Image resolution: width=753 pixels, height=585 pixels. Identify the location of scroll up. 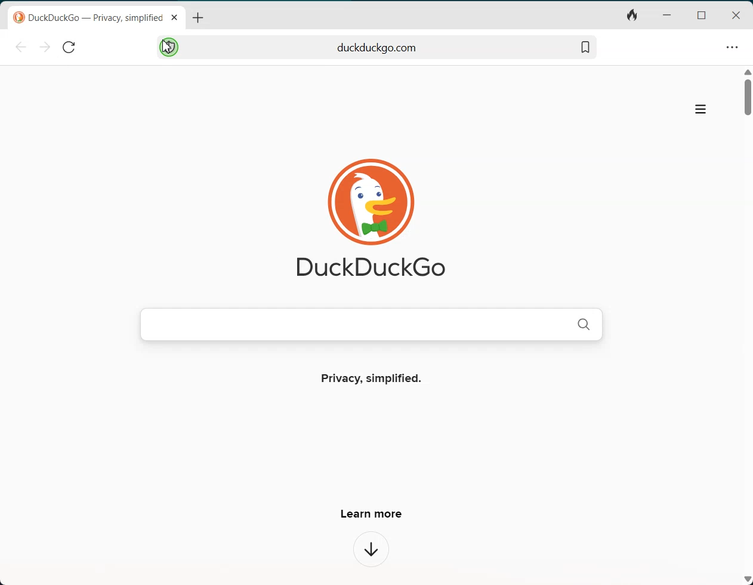
(748, 71).